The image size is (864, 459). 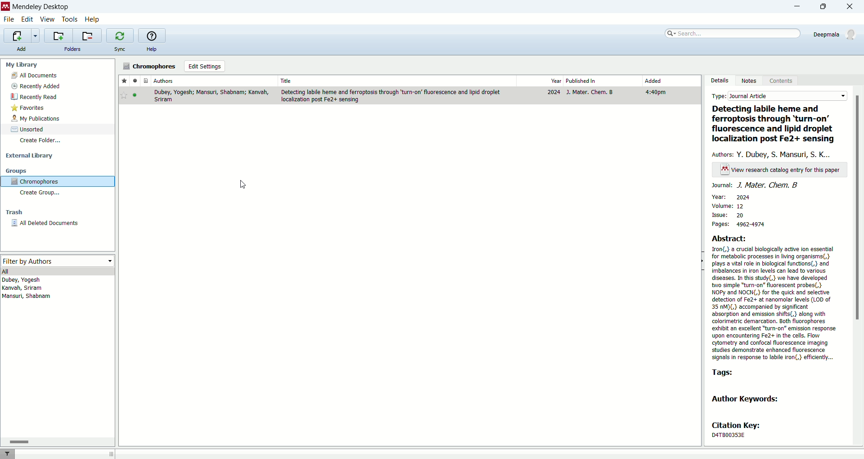 What do you see at coordinates (774, 154) in the screenshot?
I see `authors` at bounding box center [774, 154].